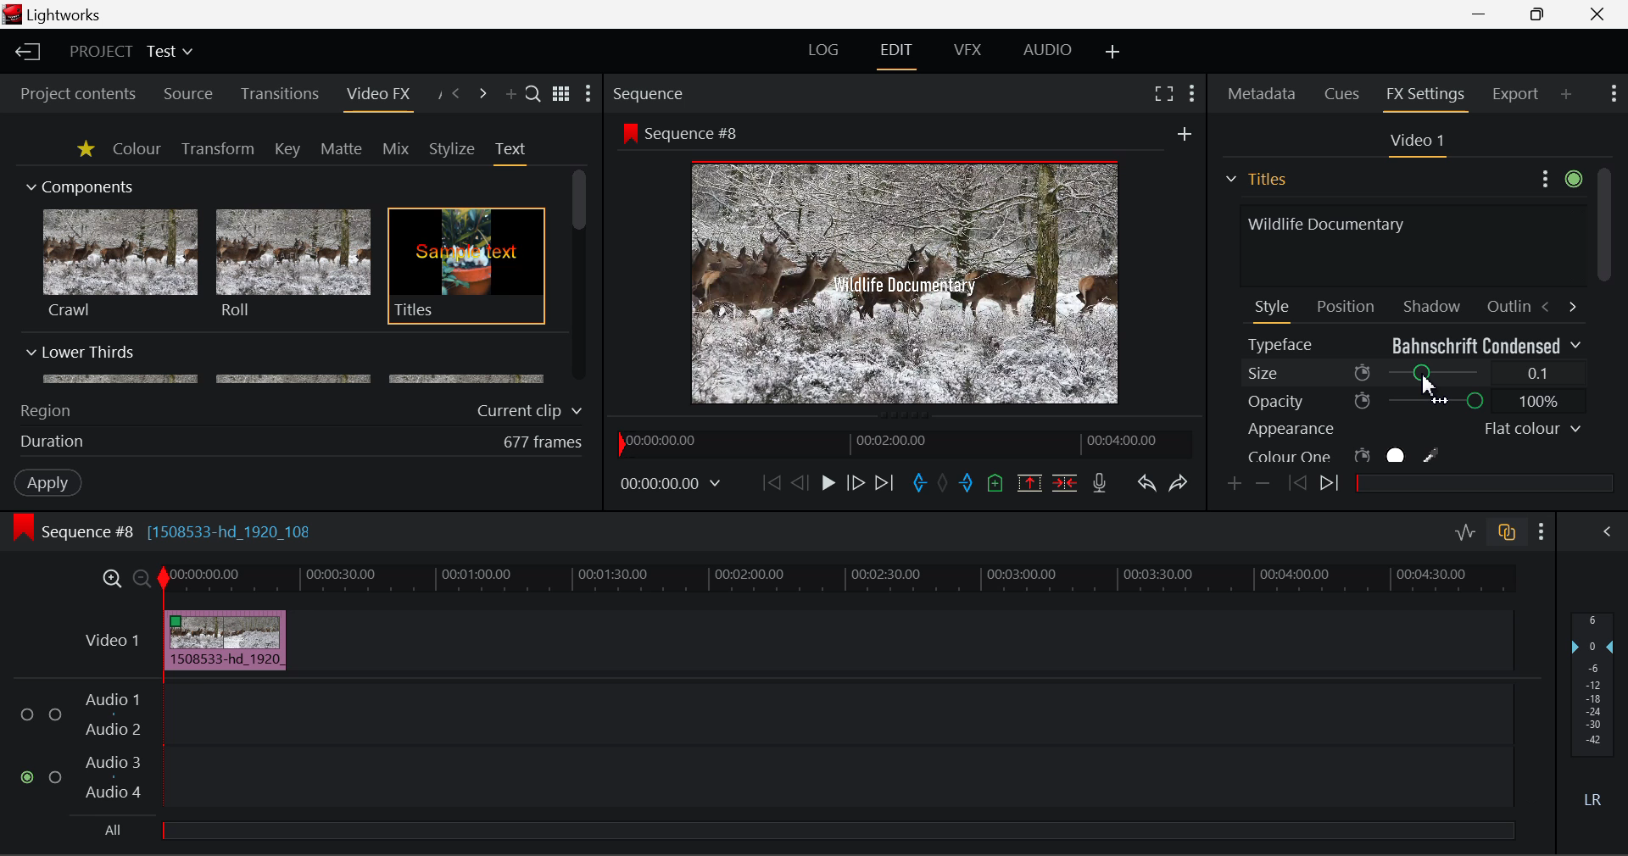 The image size is (1628, 856). What do you see at coordinates (66, 14) in the screenshot?
I see `Lightworks` at bounding box center [66, 14].